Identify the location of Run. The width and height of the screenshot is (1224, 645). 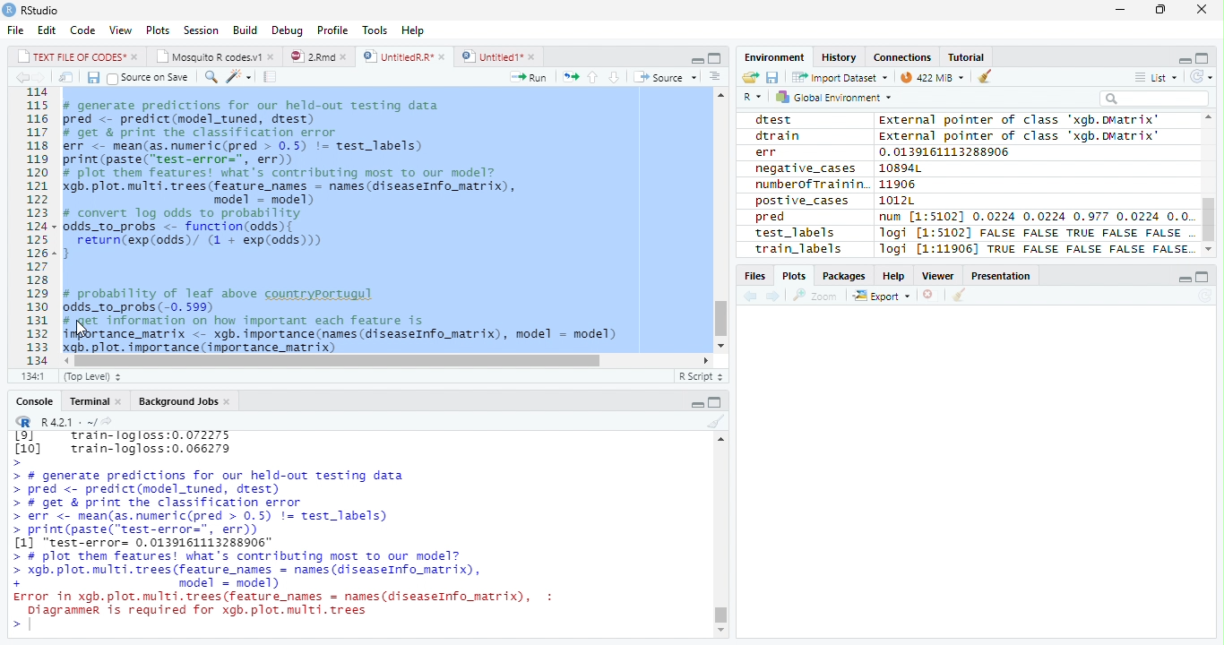
(530, 76).